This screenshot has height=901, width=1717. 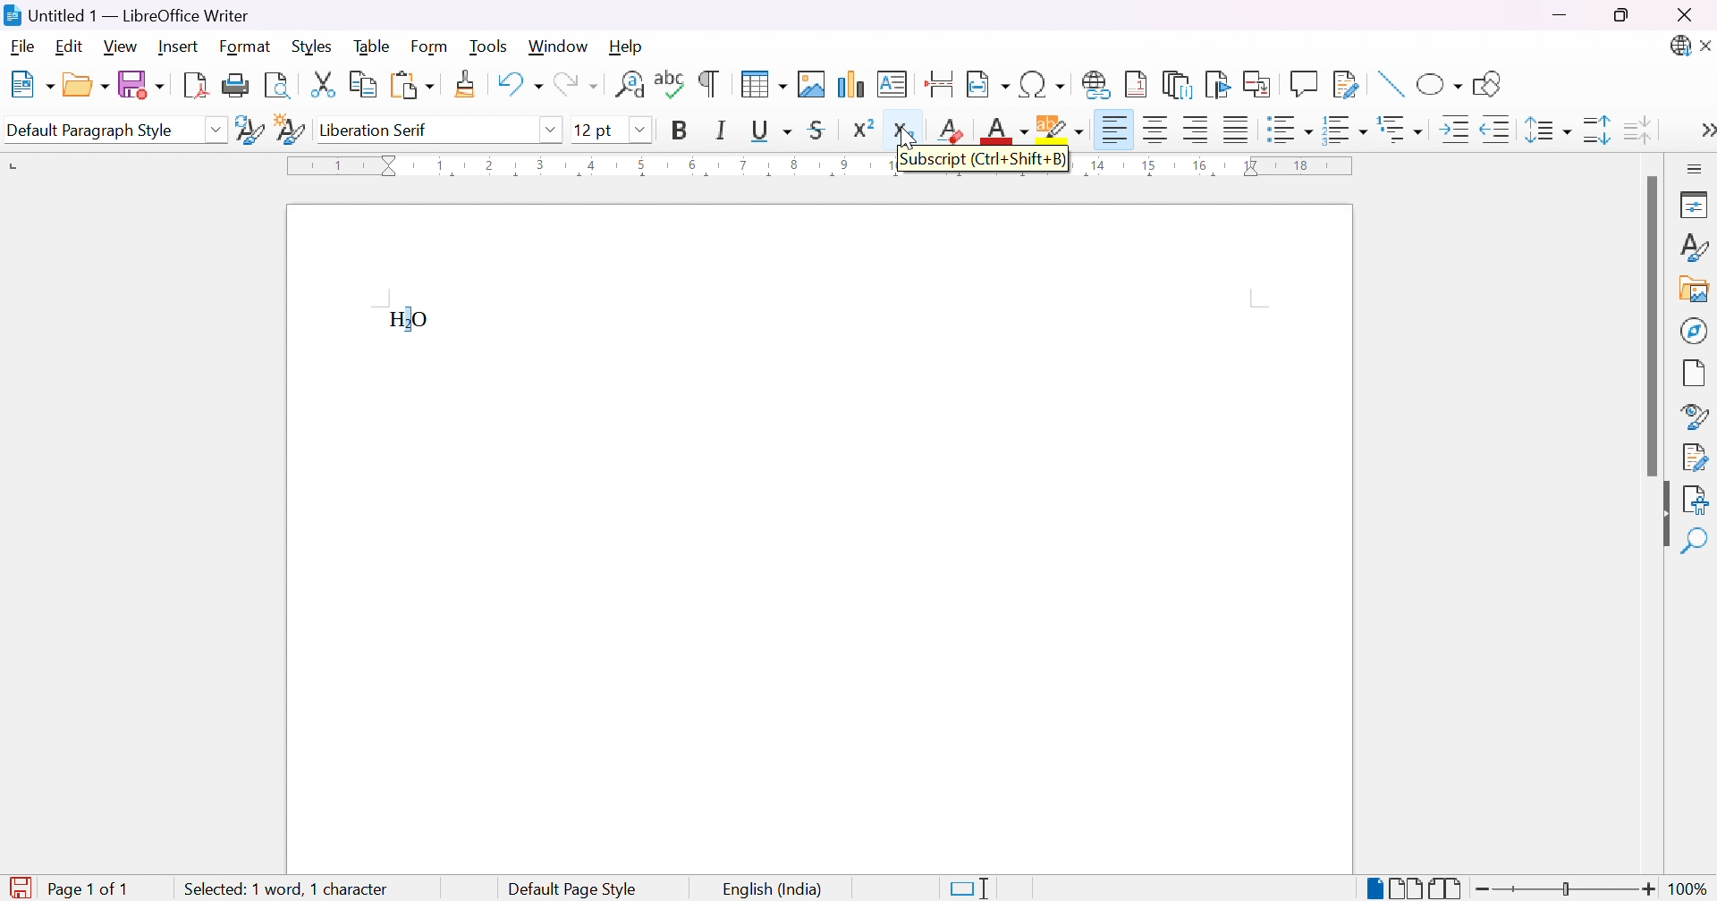 What do you see at coordinates (411, 86) in the screenshot?
I see `Paste` at bounding box center [411, 86].